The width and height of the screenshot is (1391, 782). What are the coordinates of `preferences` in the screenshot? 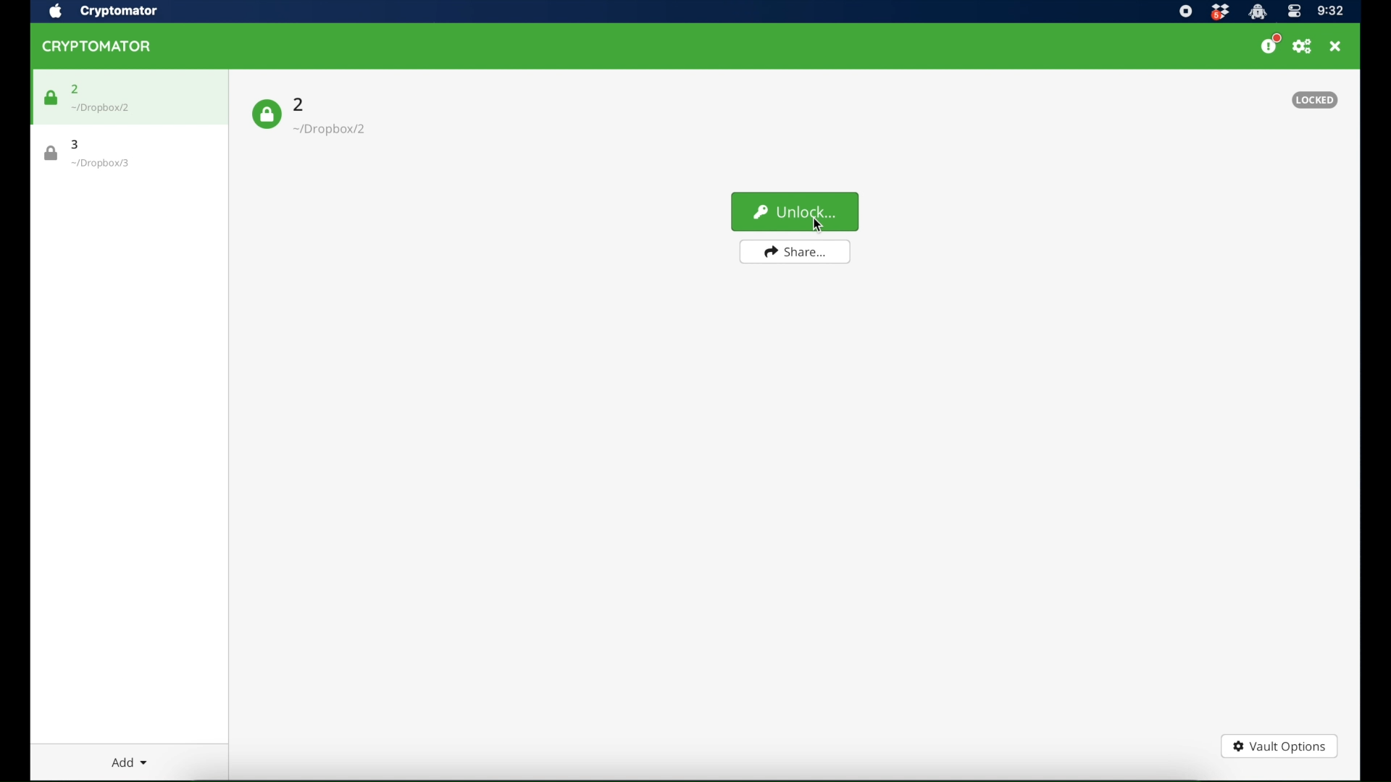 It's located at (1303, 46).